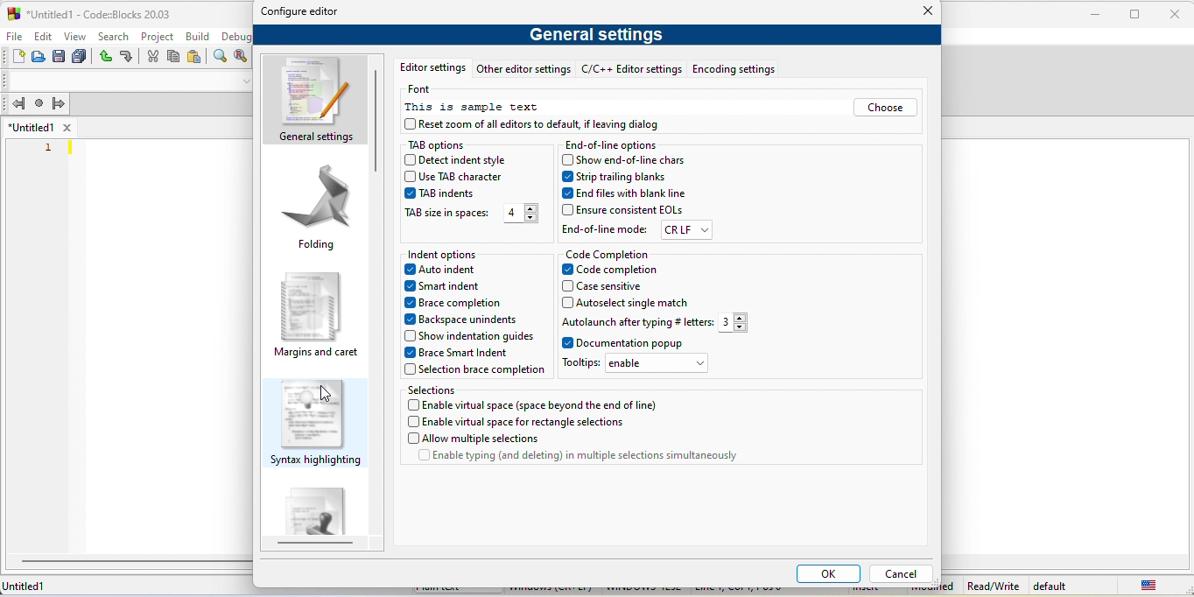 The height and width of the screenshot is (597, 1194). I want to click on documentation popup, so click(624, 343).